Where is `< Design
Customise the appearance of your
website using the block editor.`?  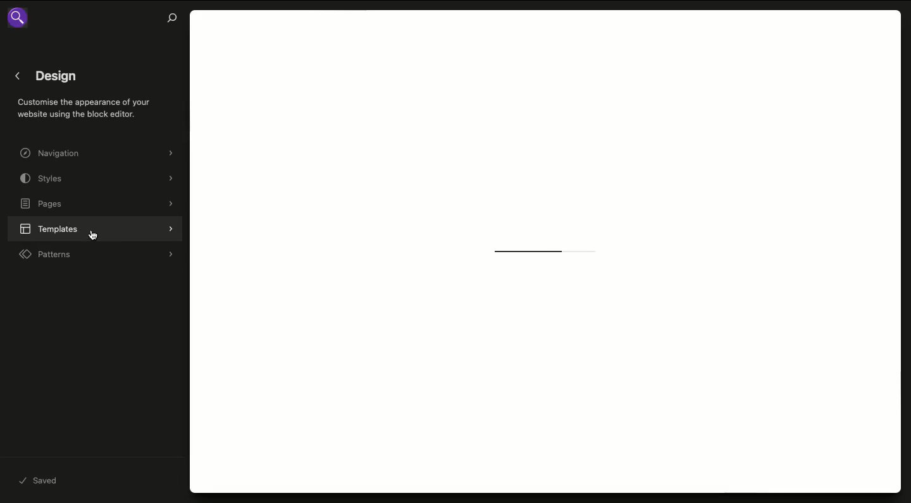 < Design
Customise the appearance of your
website using the block editor. is located at coordinates (88, 100).